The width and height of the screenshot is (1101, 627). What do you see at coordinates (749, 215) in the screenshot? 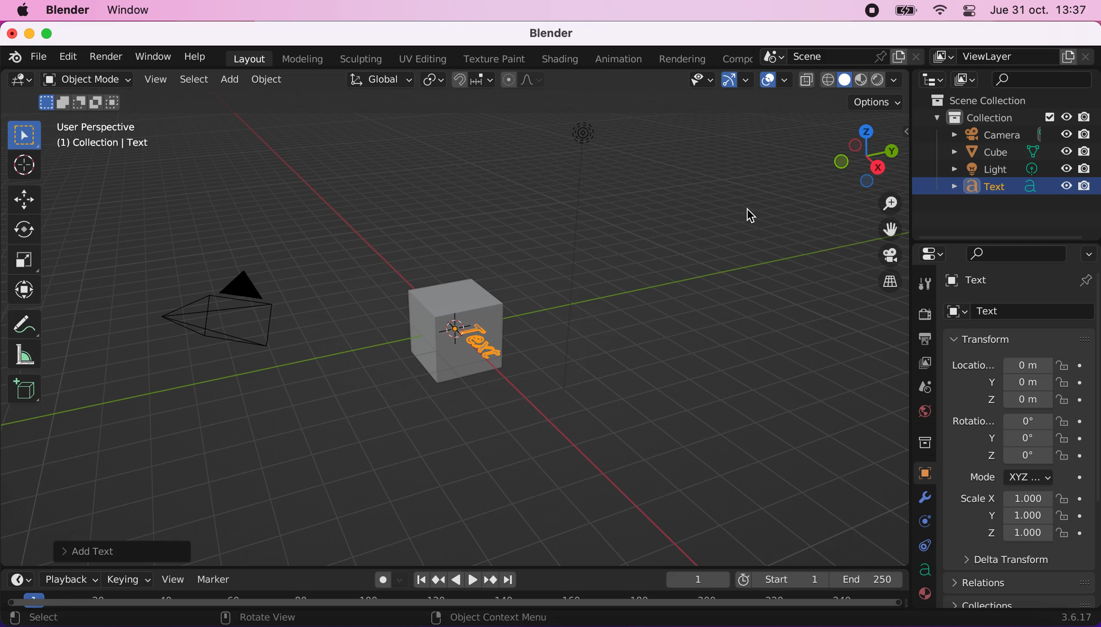
I see `cursor` at bounding box center [749, 215].